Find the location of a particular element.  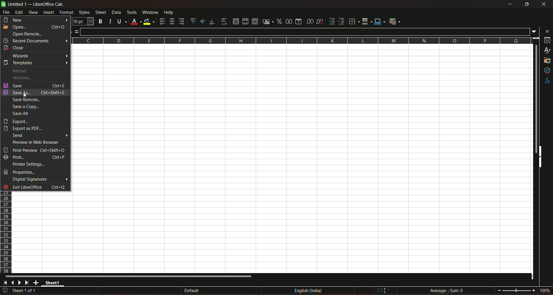

  align is located at coordinates (162, 21).